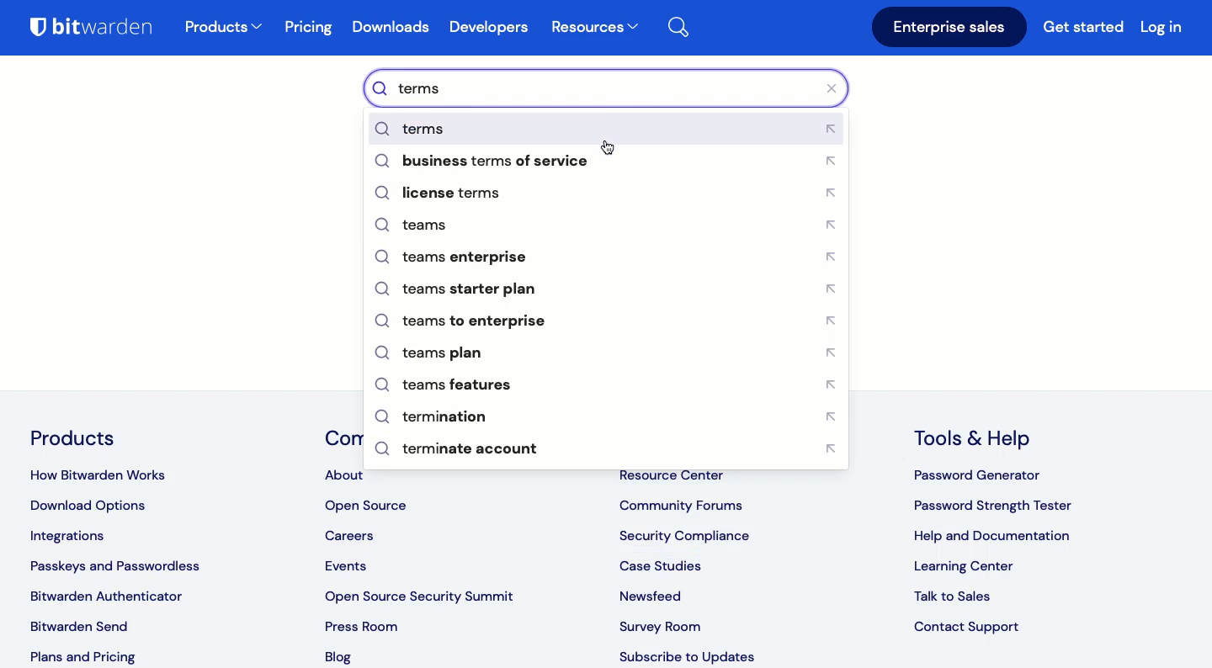 The width and height of the screenshot is (1212, 668). What do you see at coordinates (360, 625) in the screenshot?
I see `press room` at bounding box center [360, 625].